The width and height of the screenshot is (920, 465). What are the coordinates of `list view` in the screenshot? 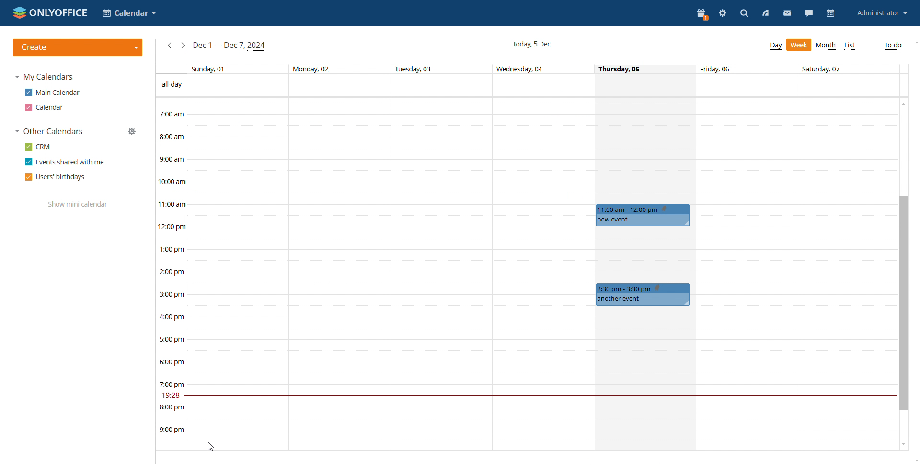 It's located at (850, 46).